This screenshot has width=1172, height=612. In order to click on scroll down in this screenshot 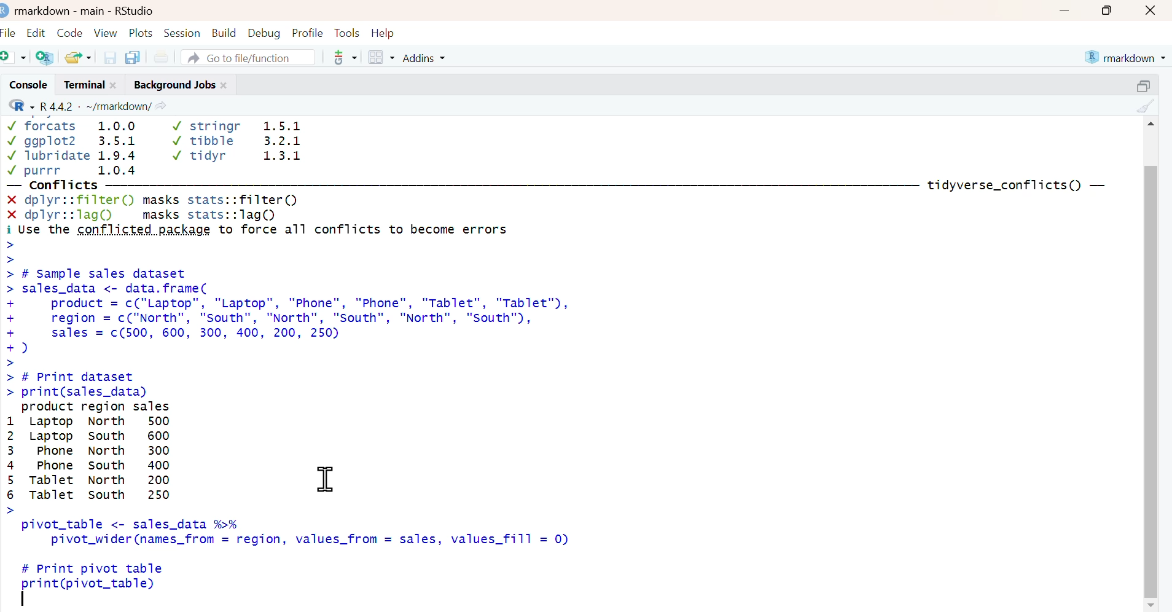, I will do `click(1152, 605)`.